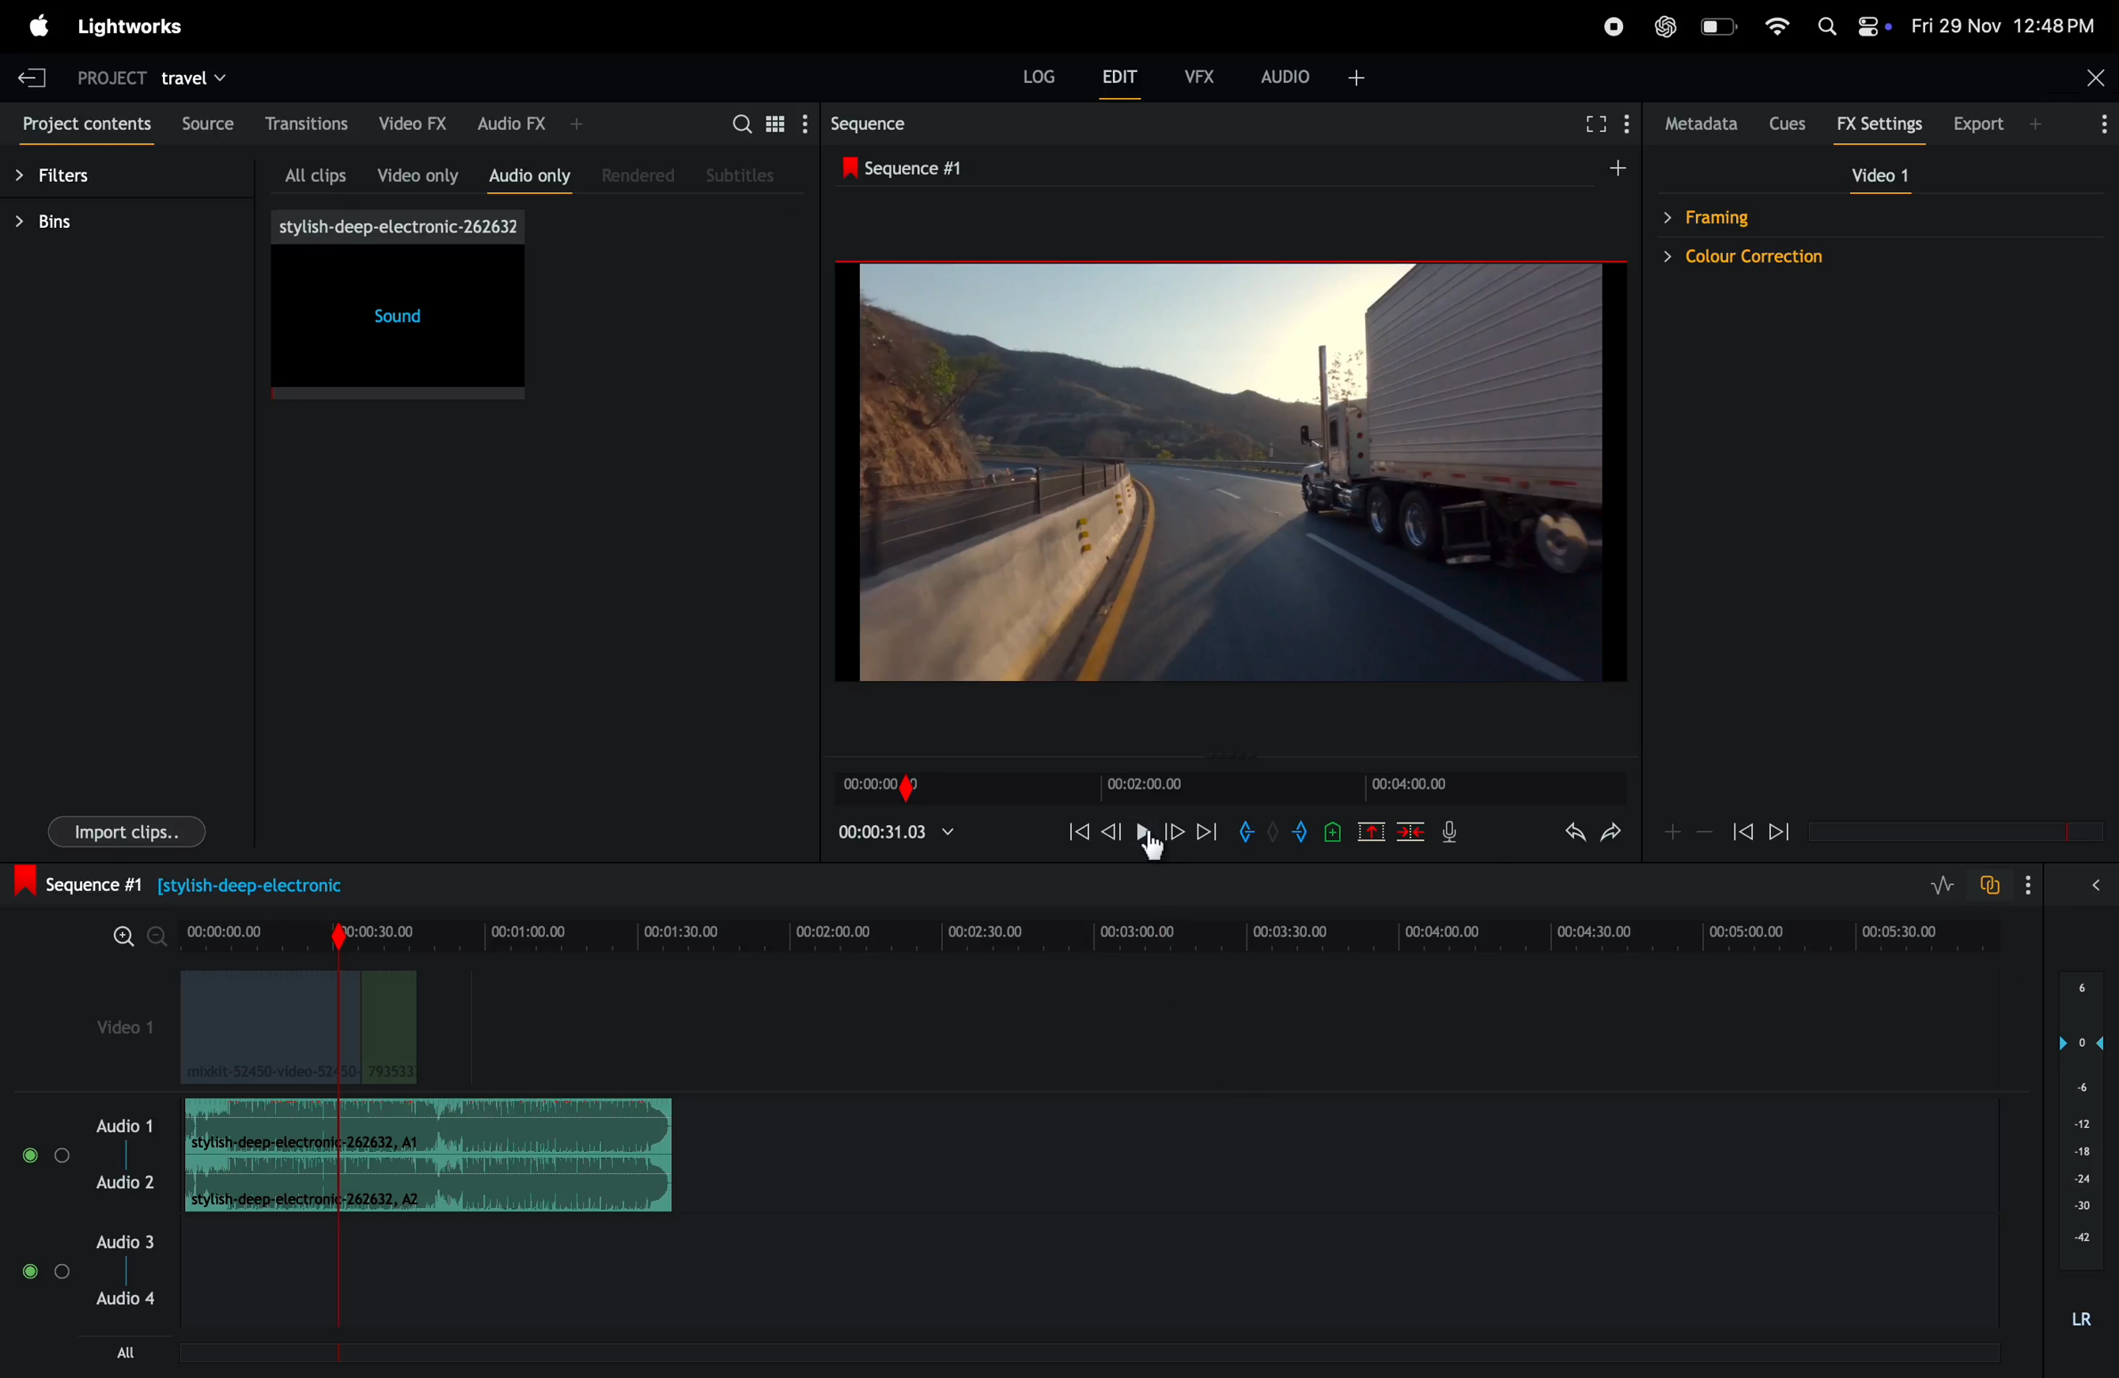  Describe the element at coordinates (1612, 837) in the screenshot. I see `redo` at that location.